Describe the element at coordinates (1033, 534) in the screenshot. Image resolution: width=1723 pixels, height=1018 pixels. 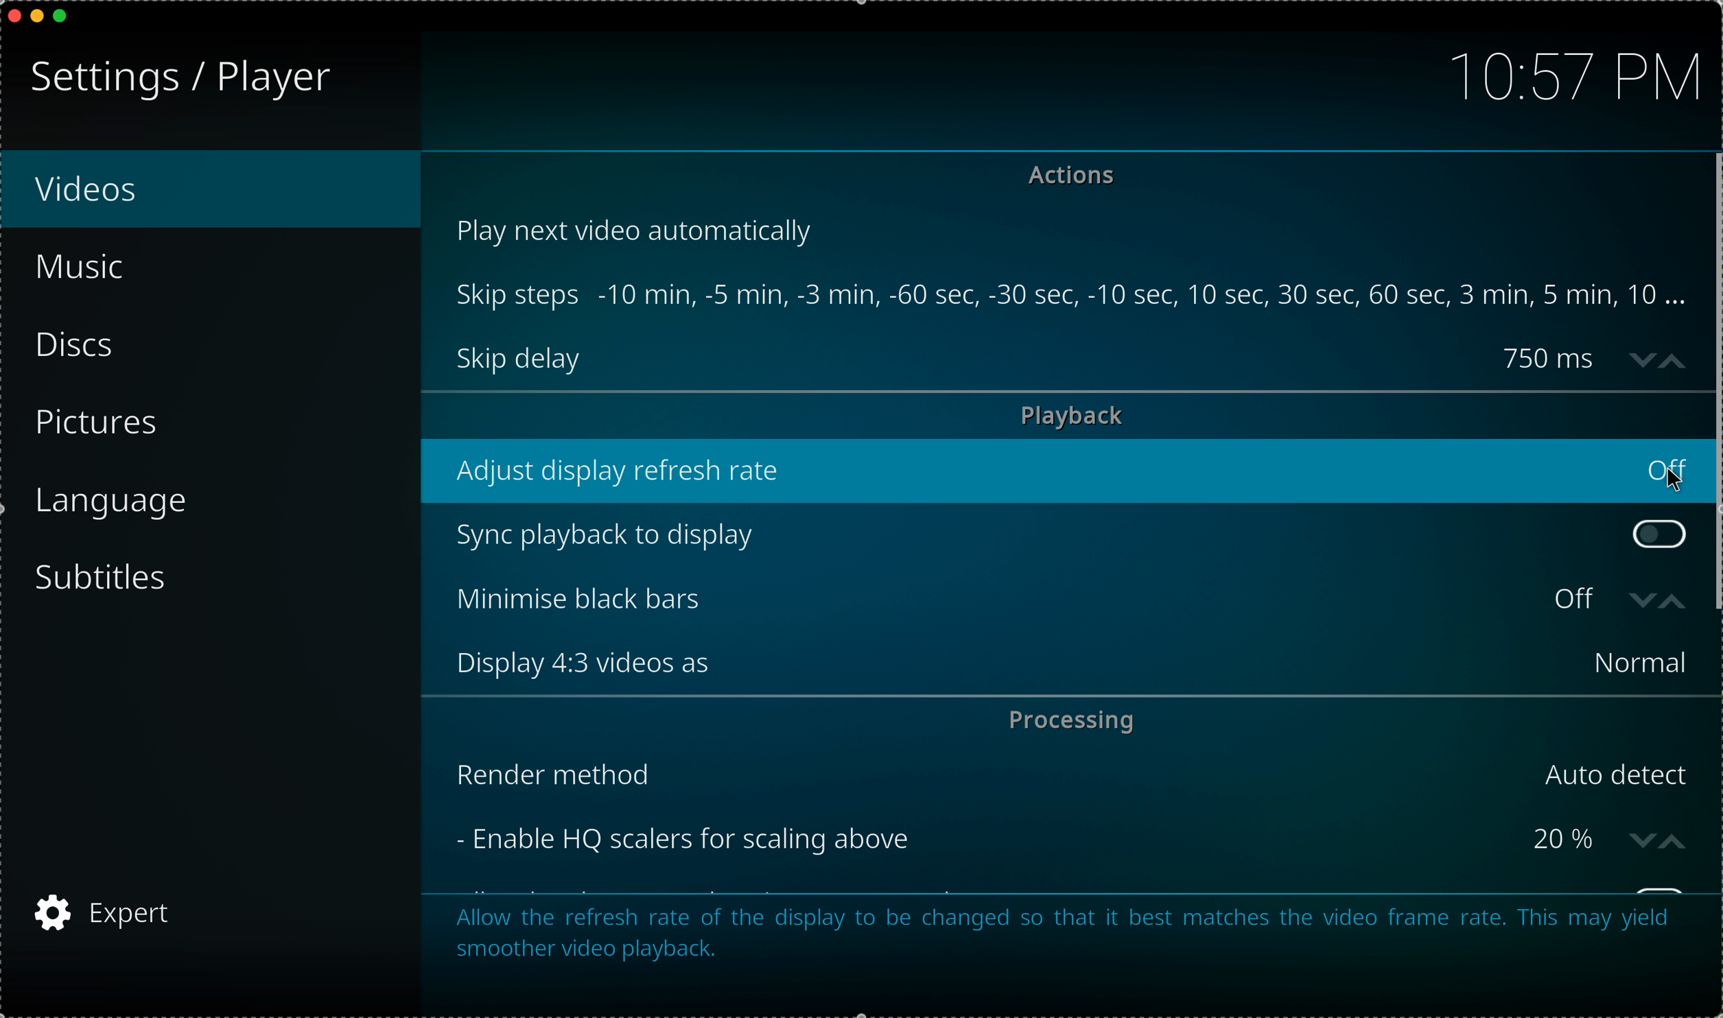
I see `sync playback to display` at that location.